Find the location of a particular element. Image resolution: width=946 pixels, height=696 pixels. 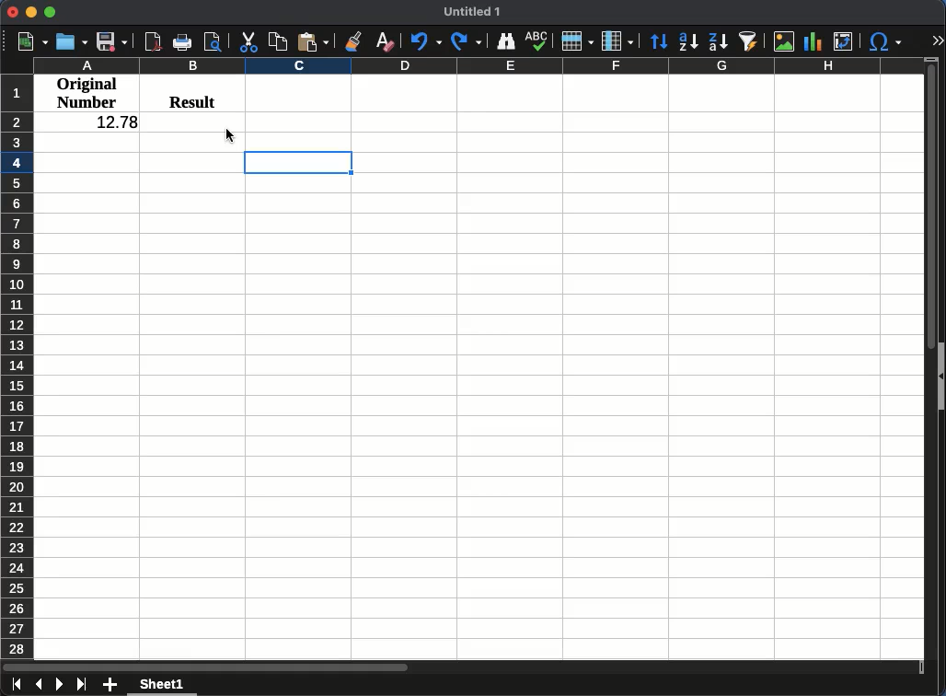

next sheet is located at coordinates (58, 687).